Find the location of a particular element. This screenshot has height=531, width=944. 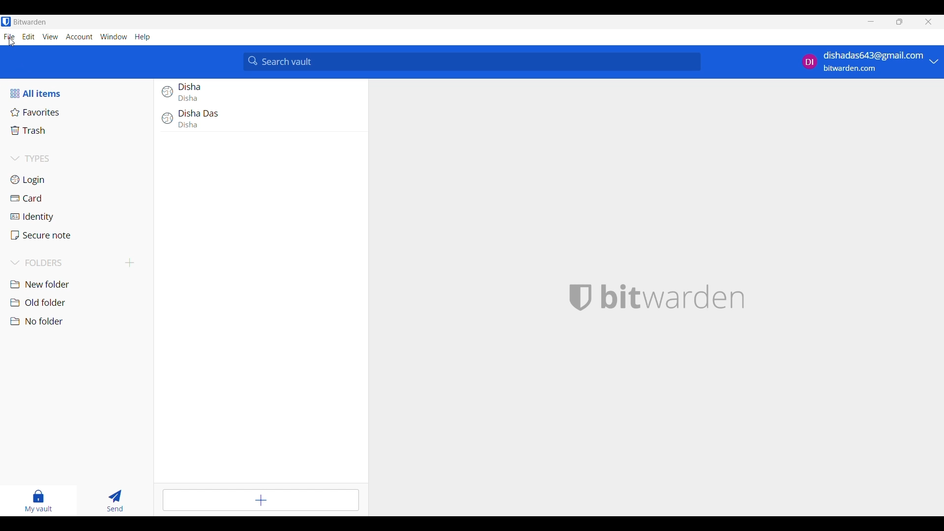

Secure note is located at coordinates (79, 235).